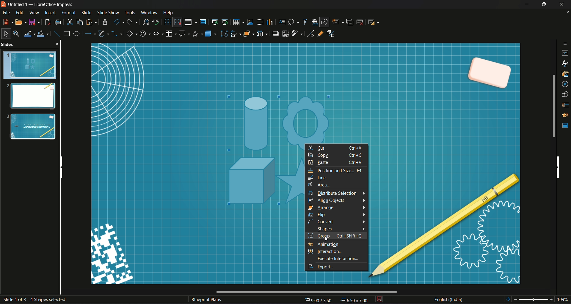 The image size is (571, 304). I want to click on animation, so click(310, 244).